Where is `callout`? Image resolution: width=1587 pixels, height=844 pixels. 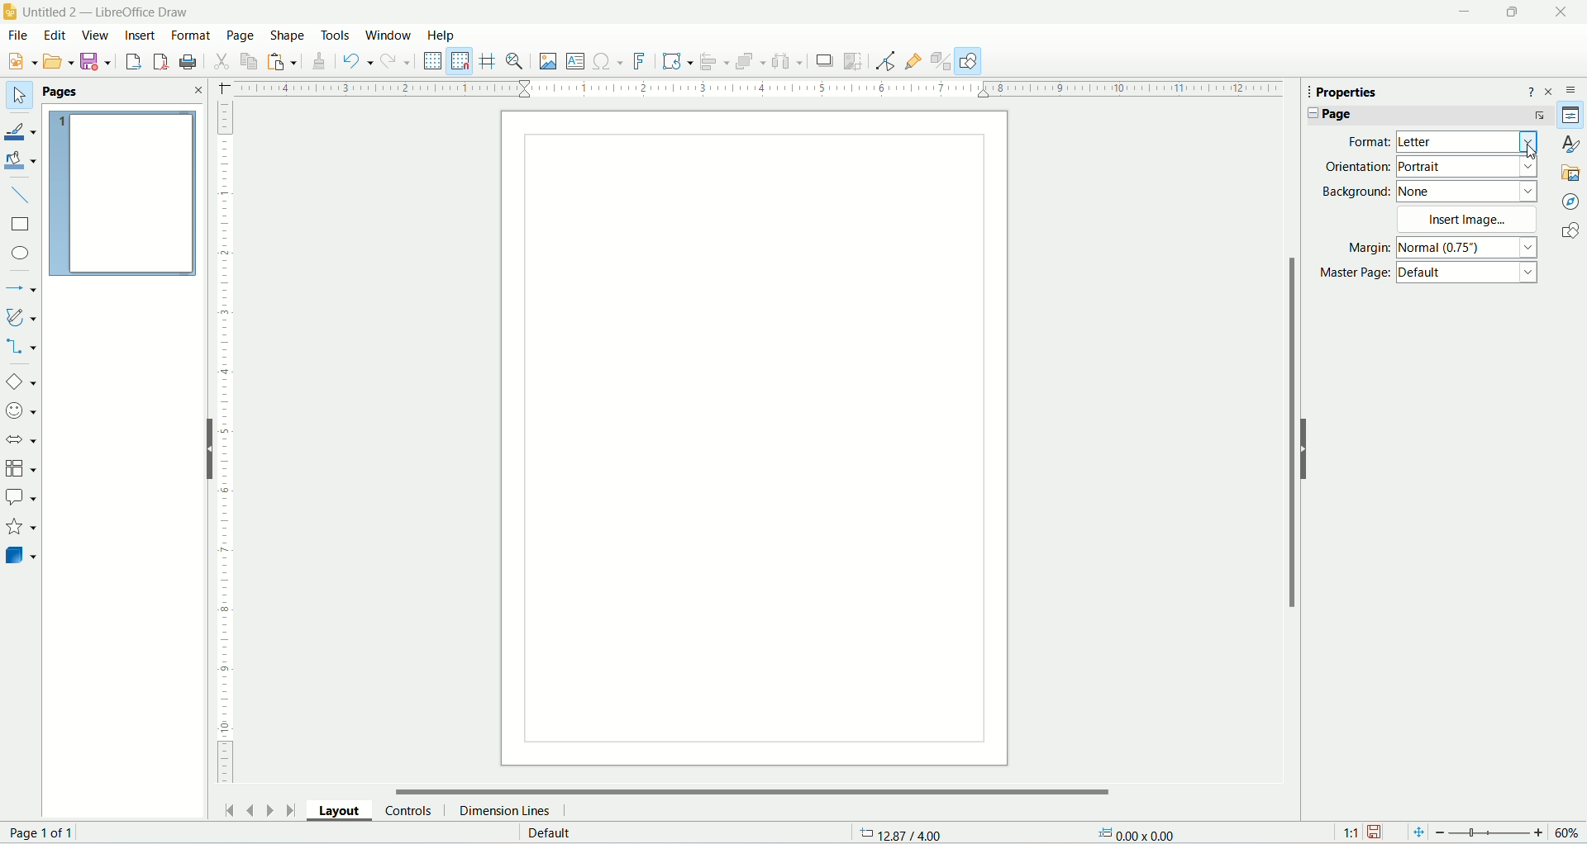 callout is located at coordinates (21, 496).